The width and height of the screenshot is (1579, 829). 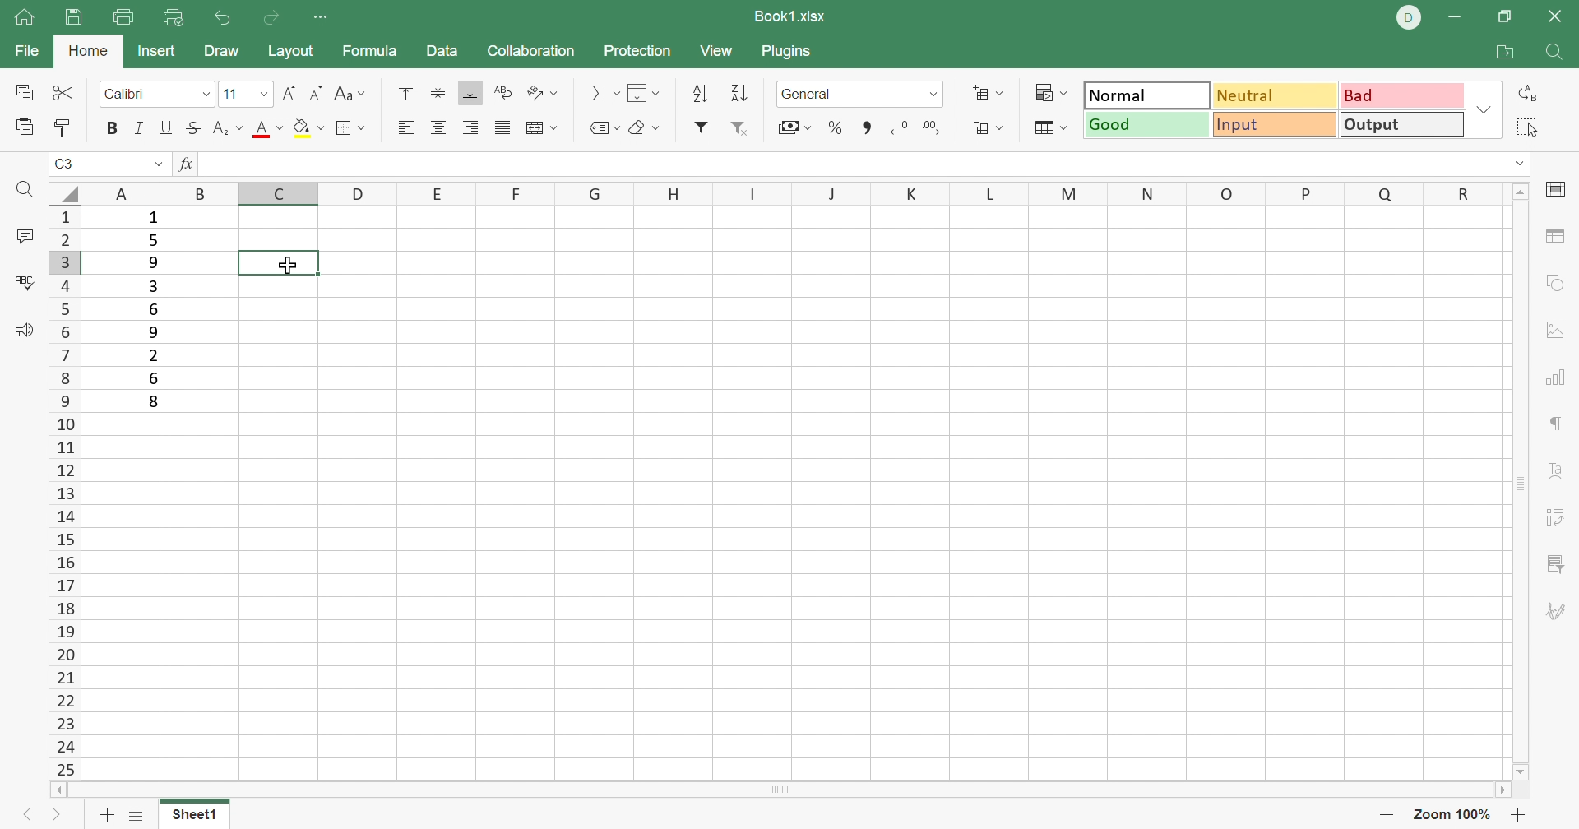 I want to click on Wrap Text, so click(x=502, y=91).